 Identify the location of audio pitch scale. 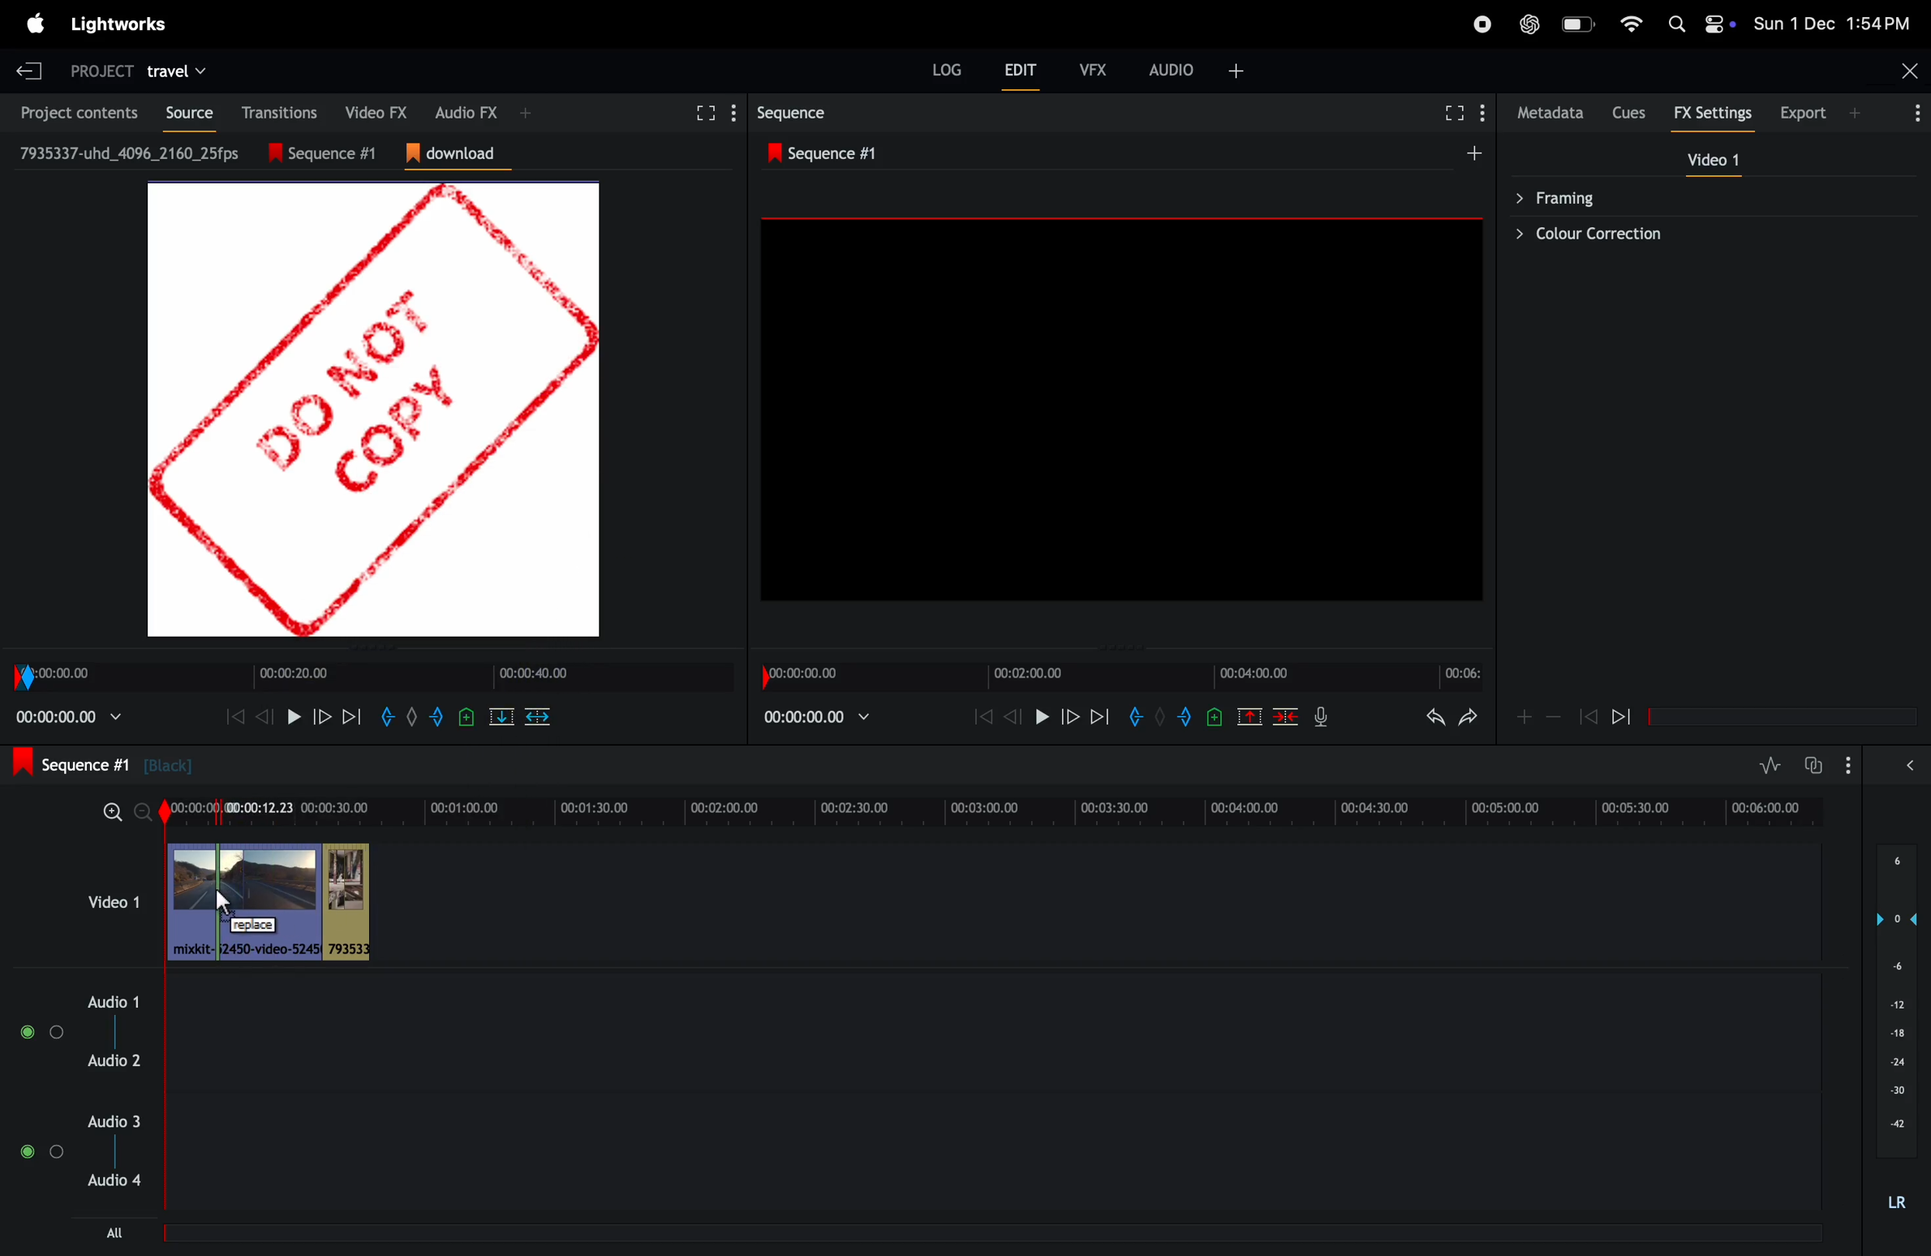
(1896, 1001).